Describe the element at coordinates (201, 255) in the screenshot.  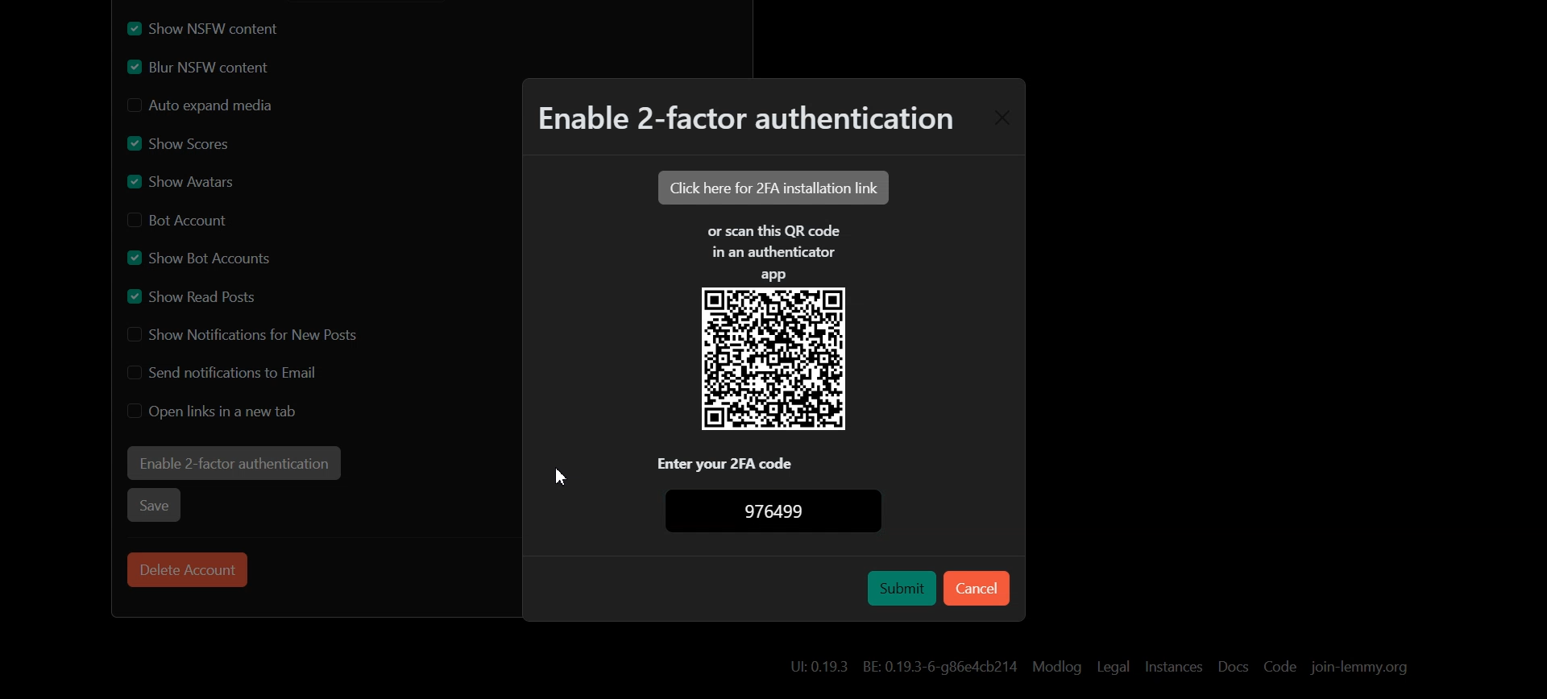
I see `Enable Show Bot Account` at that location.